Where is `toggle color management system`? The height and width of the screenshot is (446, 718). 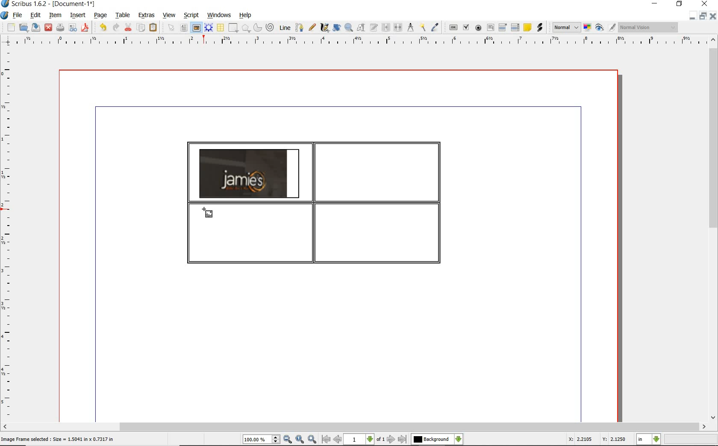 toggle color management system is located at coordinates (588, 28).